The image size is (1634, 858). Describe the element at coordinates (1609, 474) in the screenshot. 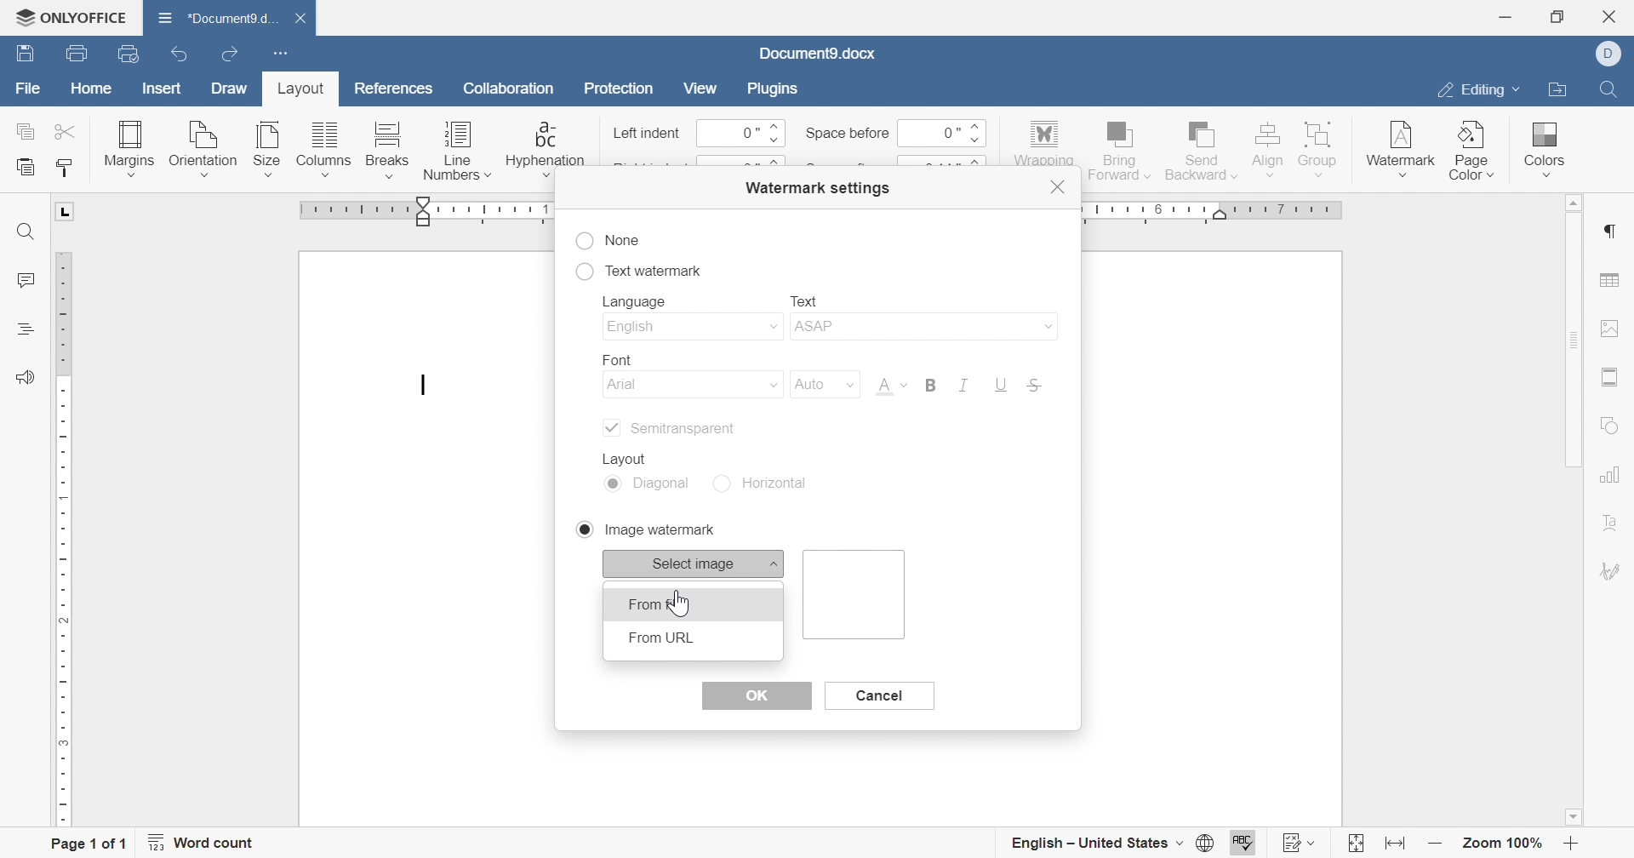

I see `chart settings` at that location.